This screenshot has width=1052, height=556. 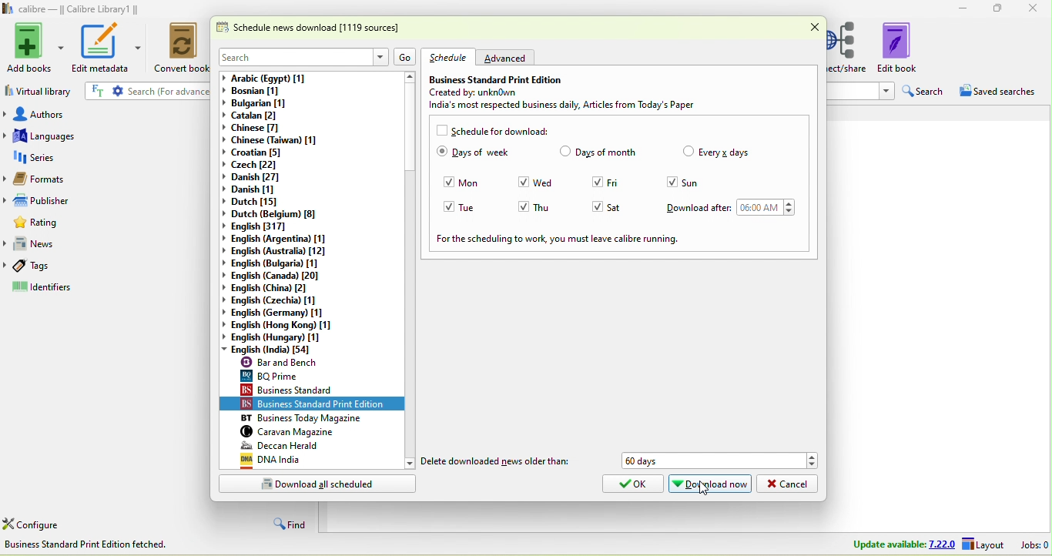 What do you see at coordinates (275, 239) in the screenshot?
I see `english (argentina)[1]` at bounding box center [275, 239].